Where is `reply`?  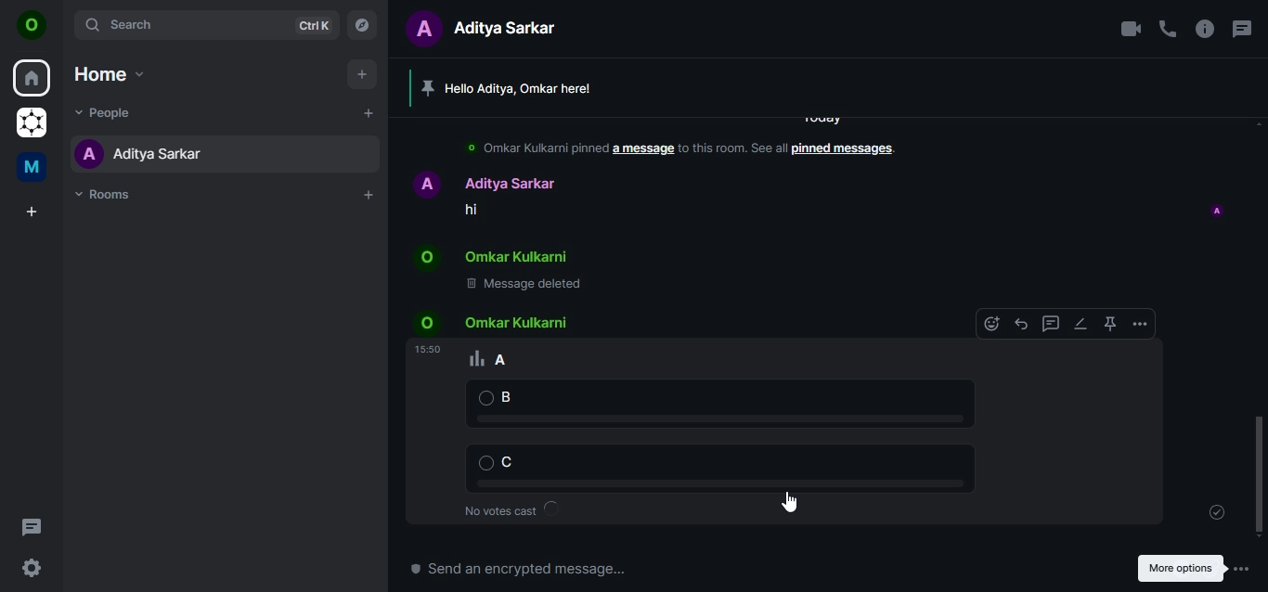 reply is located at coordinates (1019, 324).